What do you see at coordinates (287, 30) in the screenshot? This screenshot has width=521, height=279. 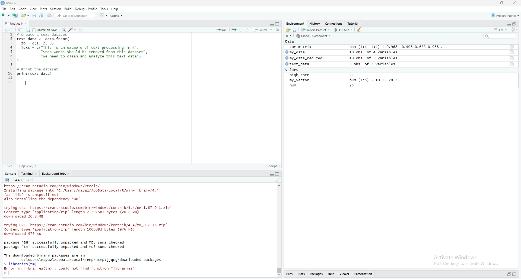 I see `load workspace` at bounding box center [287, 30].